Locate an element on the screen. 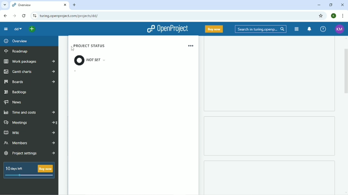 The width and height of the screenshot is (348, 195). Cursor is located at coordinates (72, 49).